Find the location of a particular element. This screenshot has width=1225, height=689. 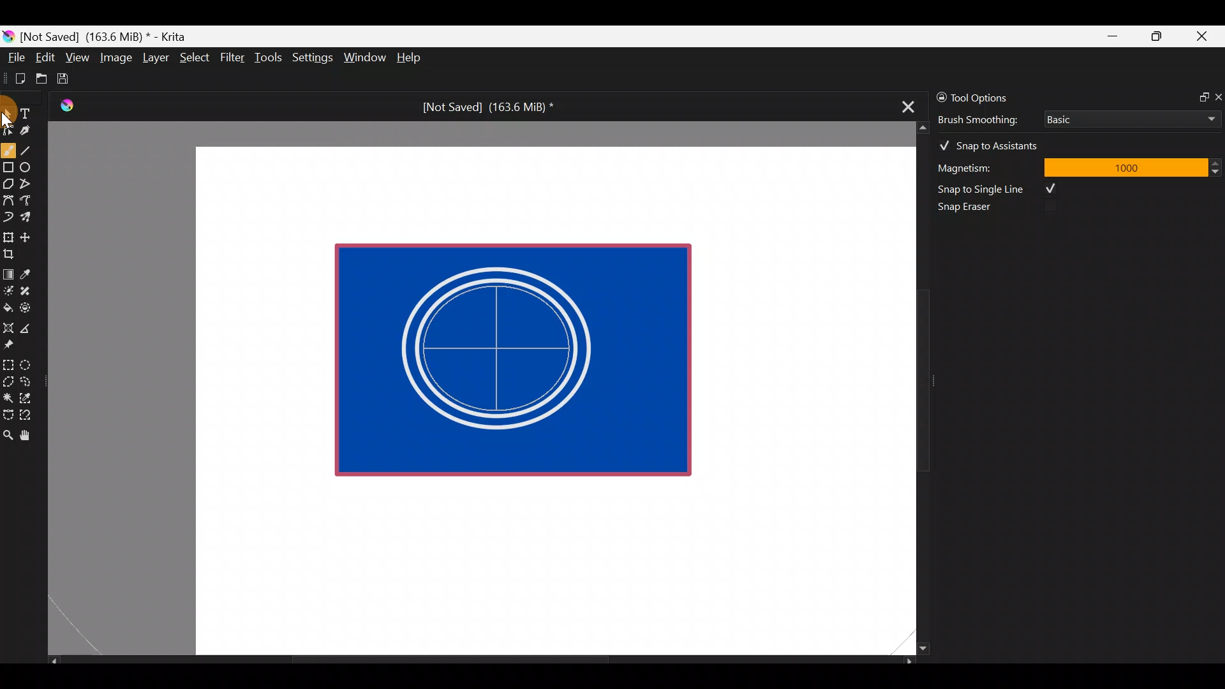

Edit shapes tool is located at coordinates (8, 130).